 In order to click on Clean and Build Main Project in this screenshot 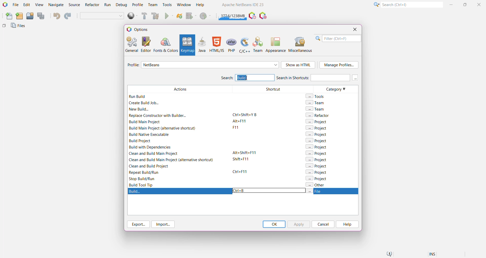, I will do `click(156, 16)`.